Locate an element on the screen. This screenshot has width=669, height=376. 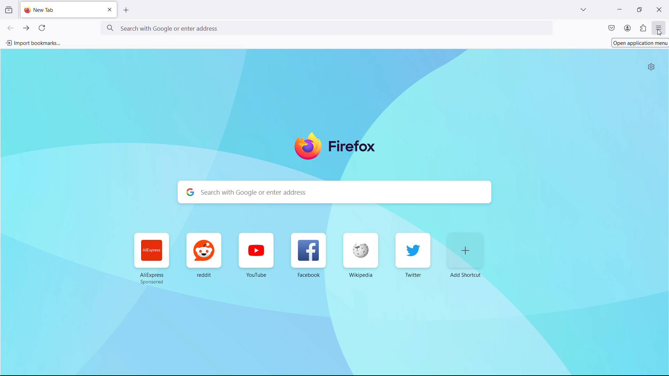
open application menu is located at coordinates (659, 27).